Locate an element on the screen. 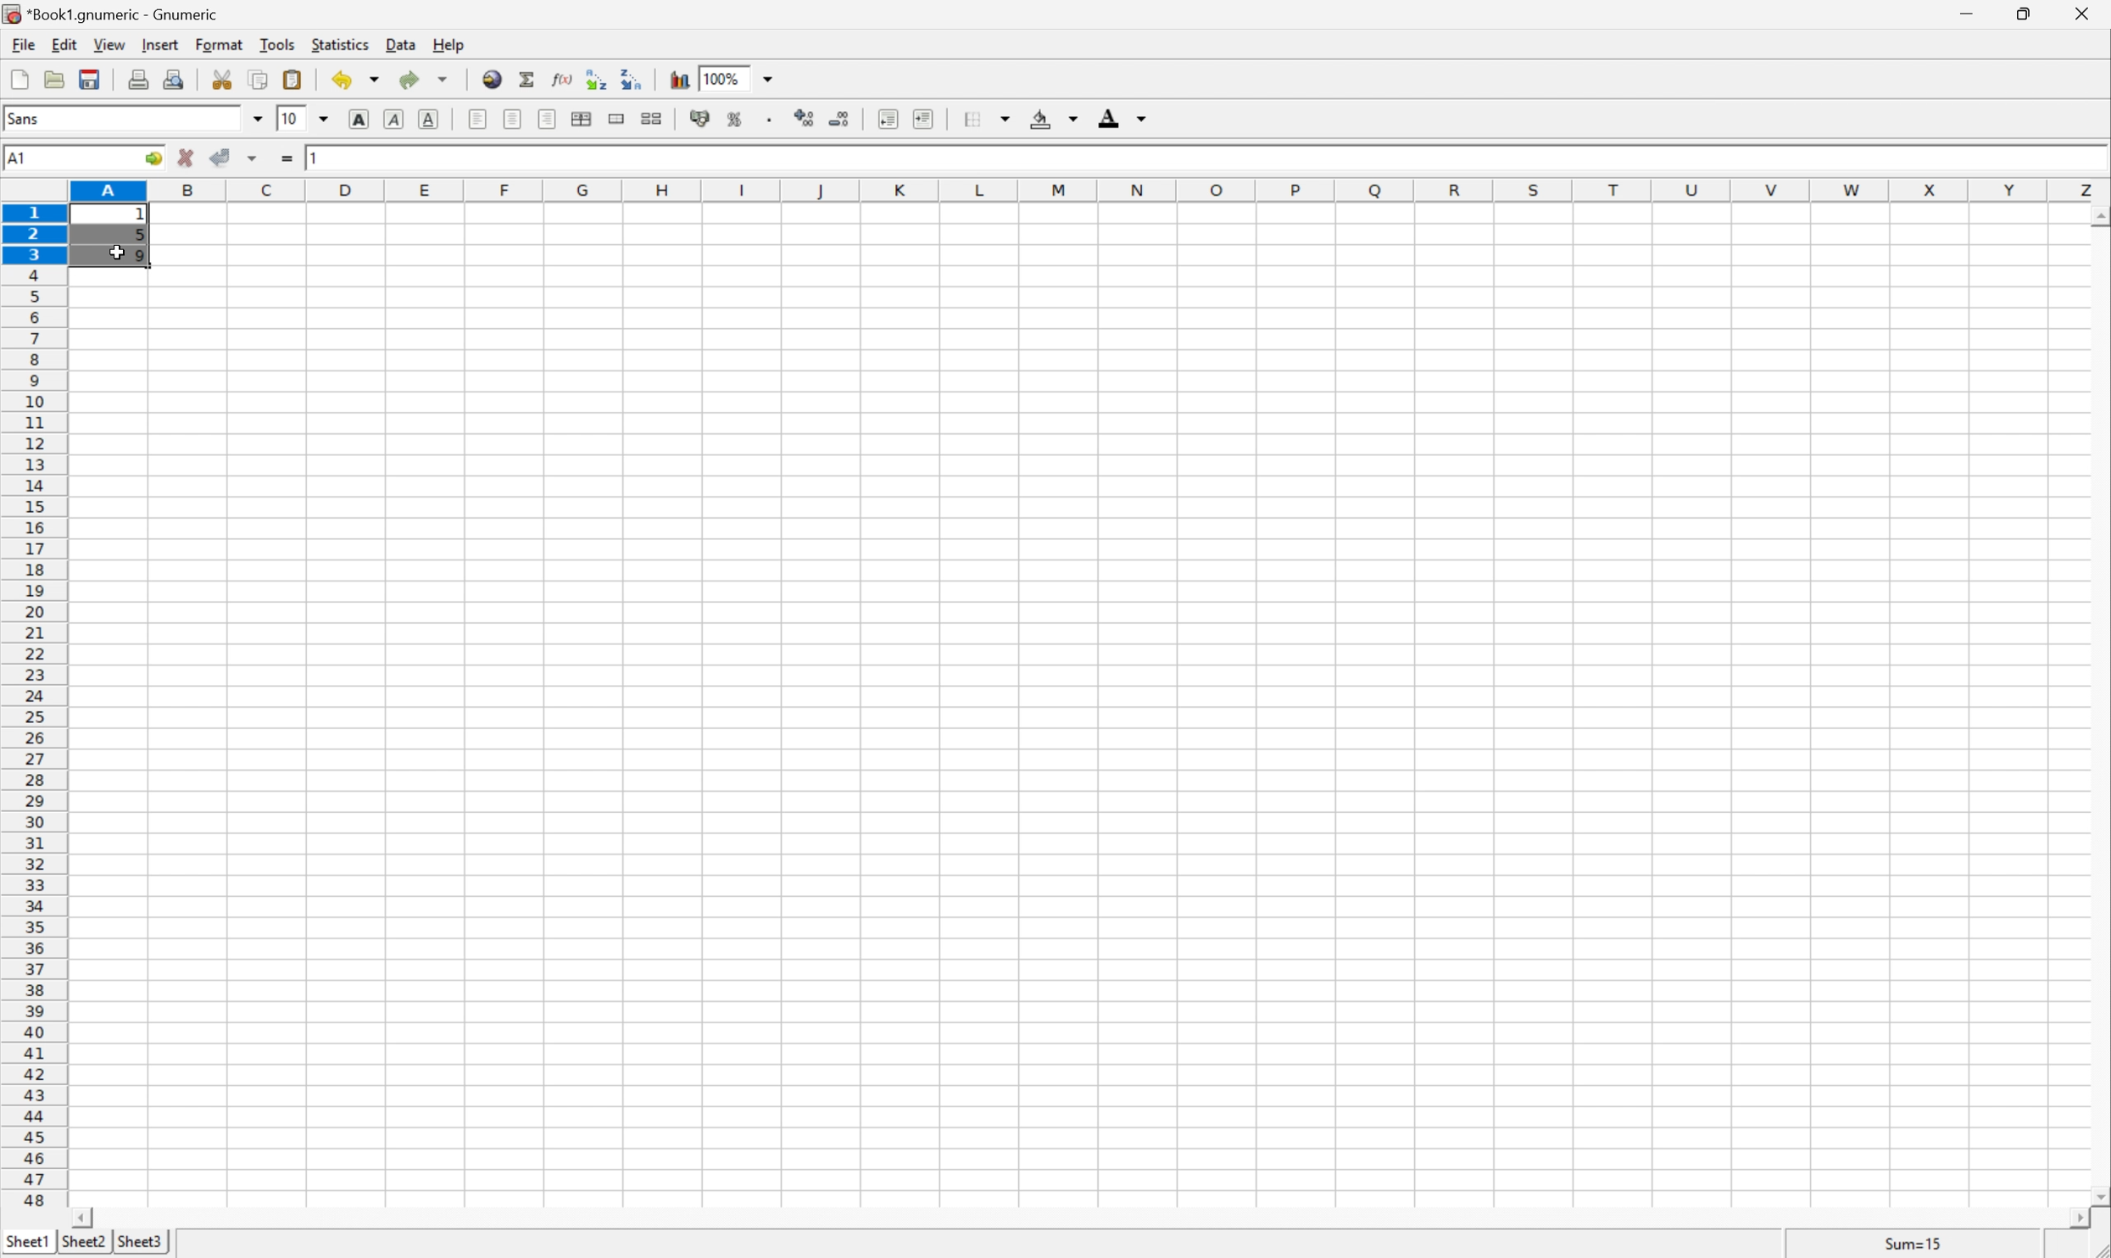 This screenshot has height=1258, width=2111. underline is located at coordinates (432, 120).